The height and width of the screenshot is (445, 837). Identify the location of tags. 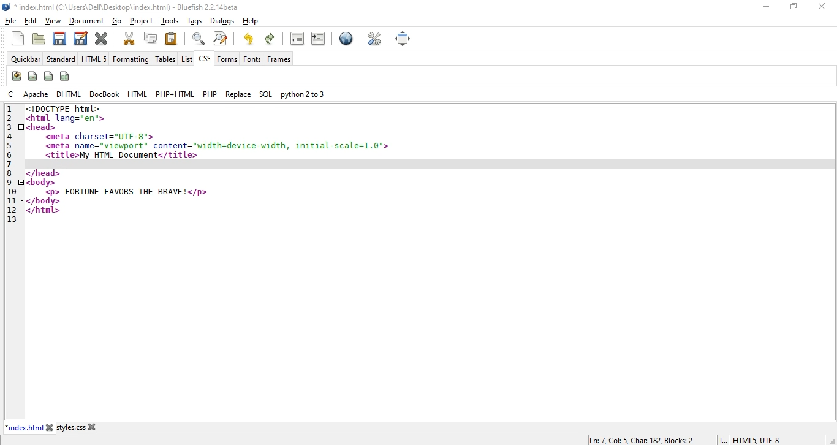
(195, 21).